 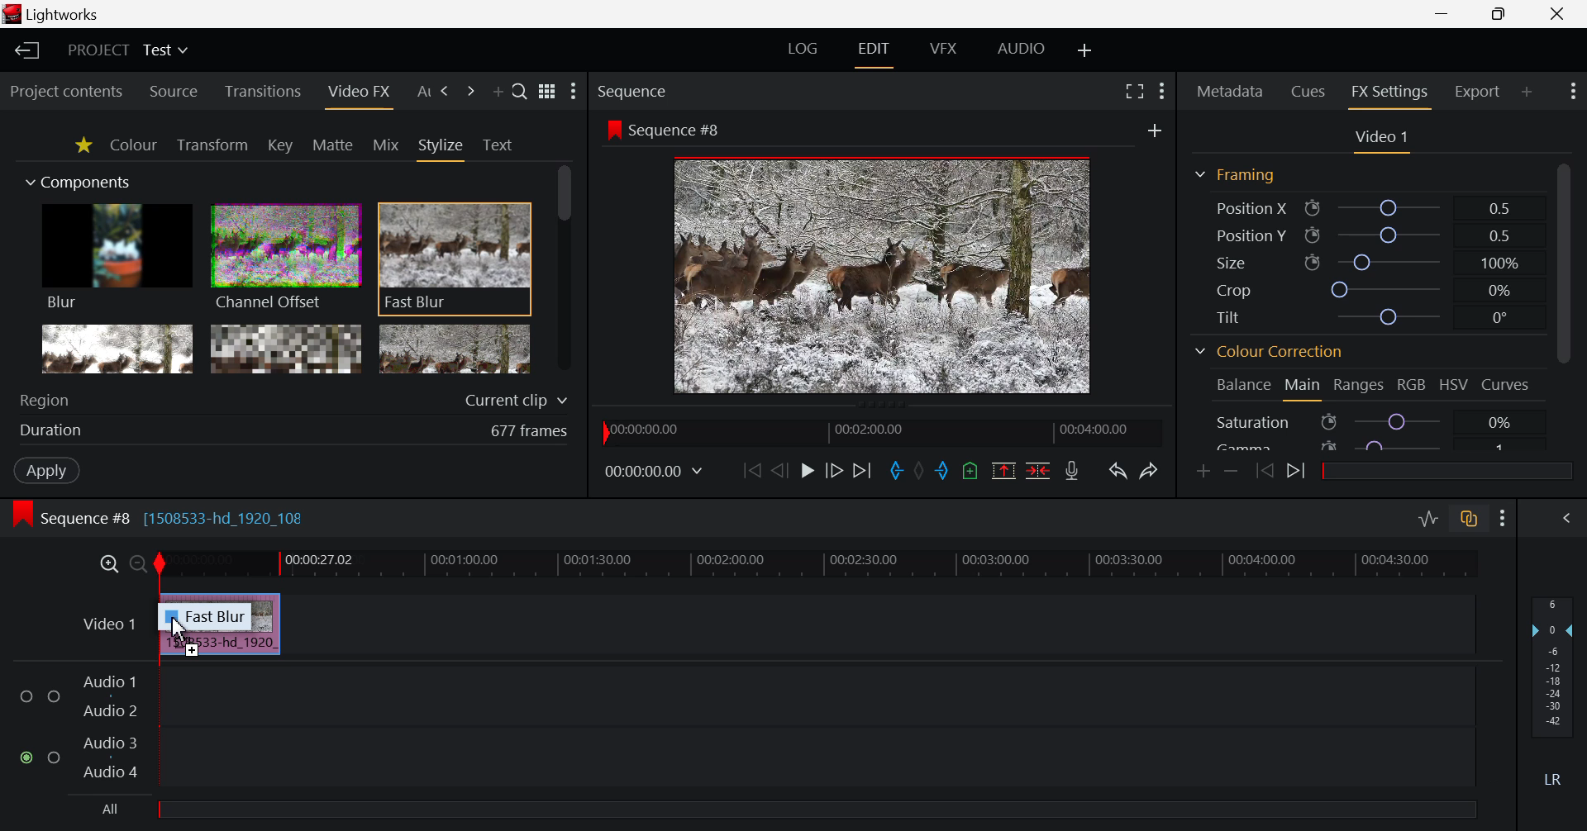 What do you see at coordinates (279, 146) in the screenshot?
I see `Key` at bounding box center [279, 146].